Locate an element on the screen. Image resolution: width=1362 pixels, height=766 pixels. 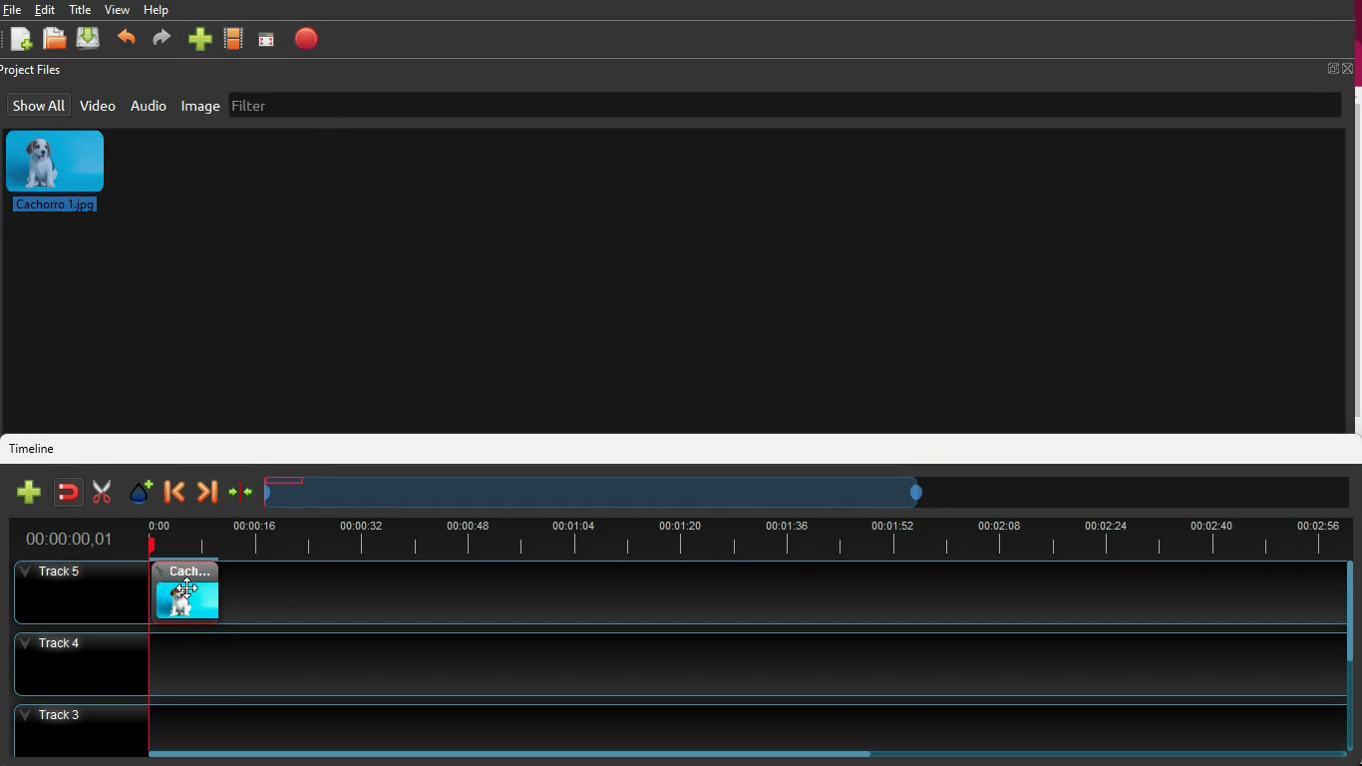
timeline is located at coordinates (36, 448).